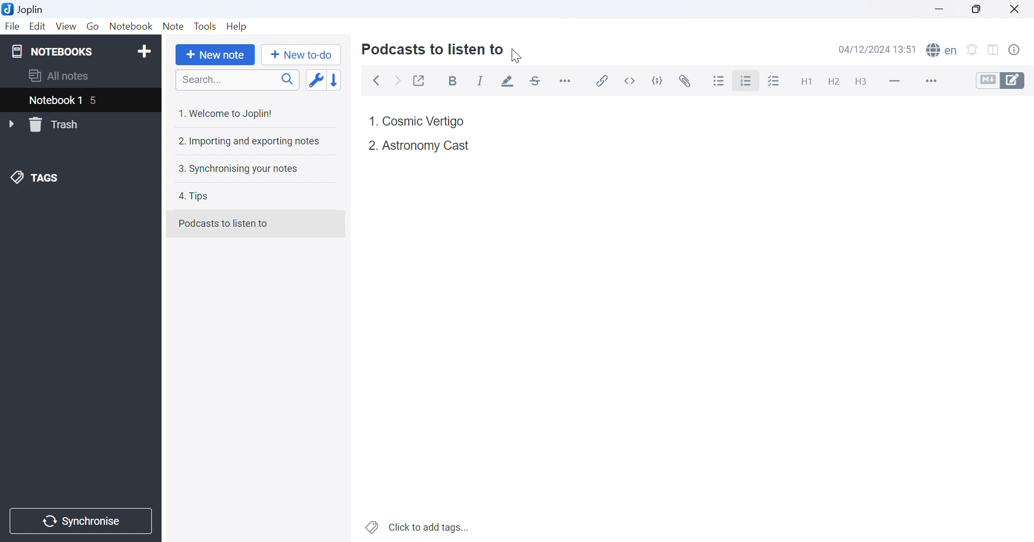  I want to click on Podcasts to listen to, so click(225, 223).